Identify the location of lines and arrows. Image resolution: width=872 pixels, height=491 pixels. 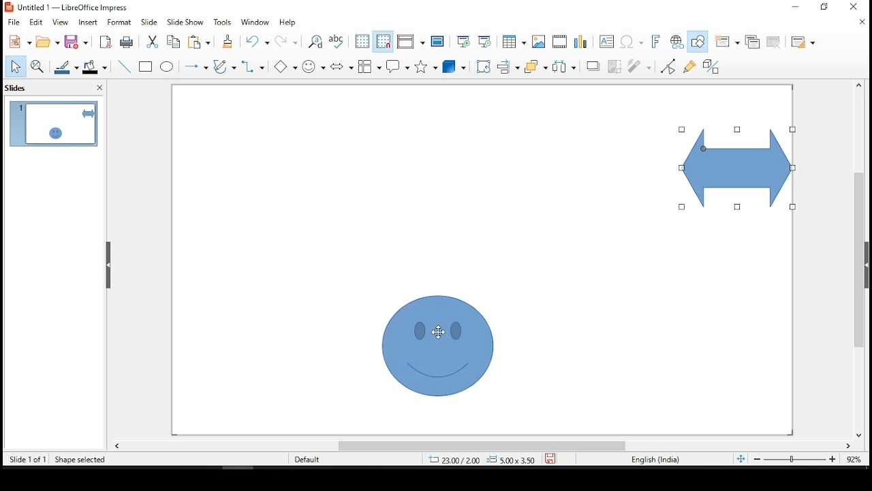
(198, 66).